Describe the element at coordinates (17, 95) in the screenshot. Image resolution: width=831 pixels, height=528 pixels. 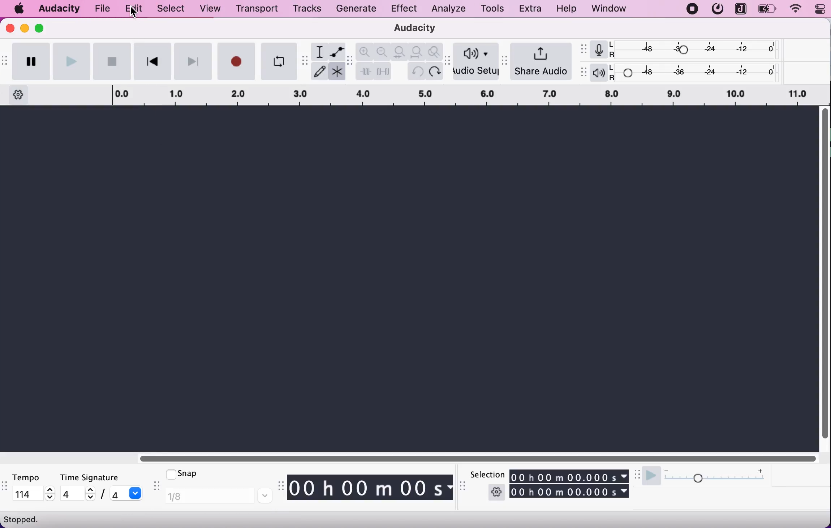
I see `timeline options` at that location.